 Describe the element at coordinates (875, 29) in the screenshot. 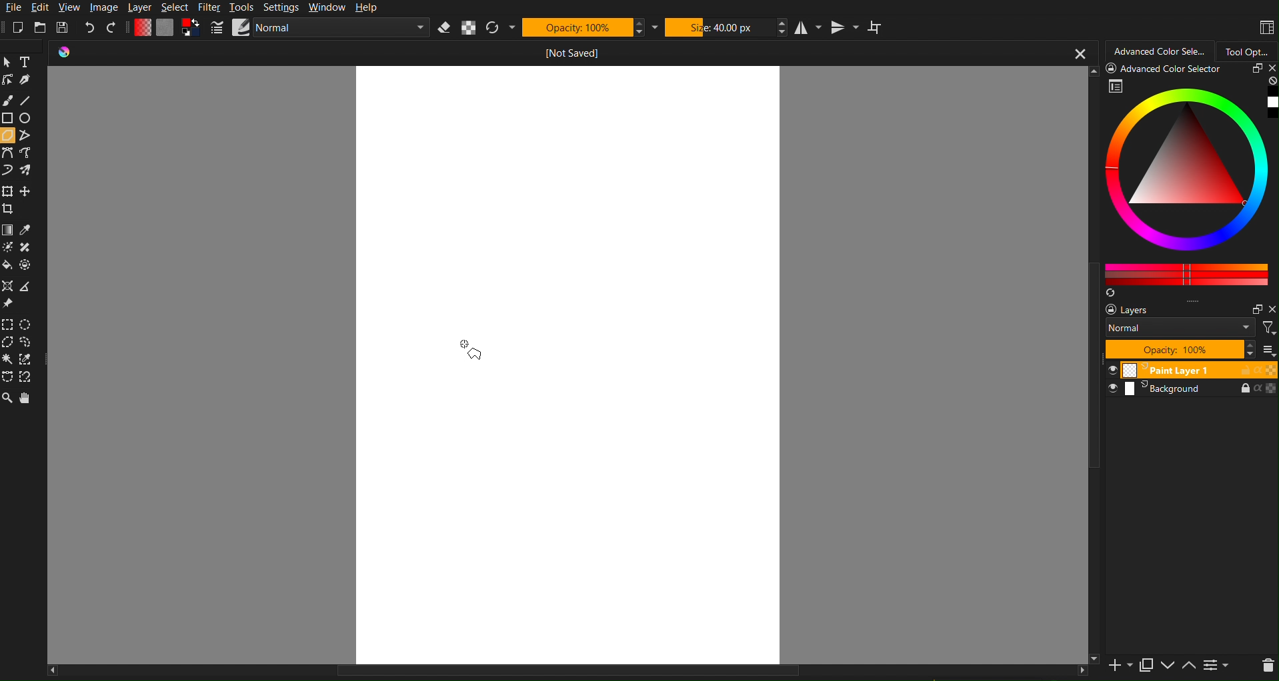

I see `Wrap Around` at that location.